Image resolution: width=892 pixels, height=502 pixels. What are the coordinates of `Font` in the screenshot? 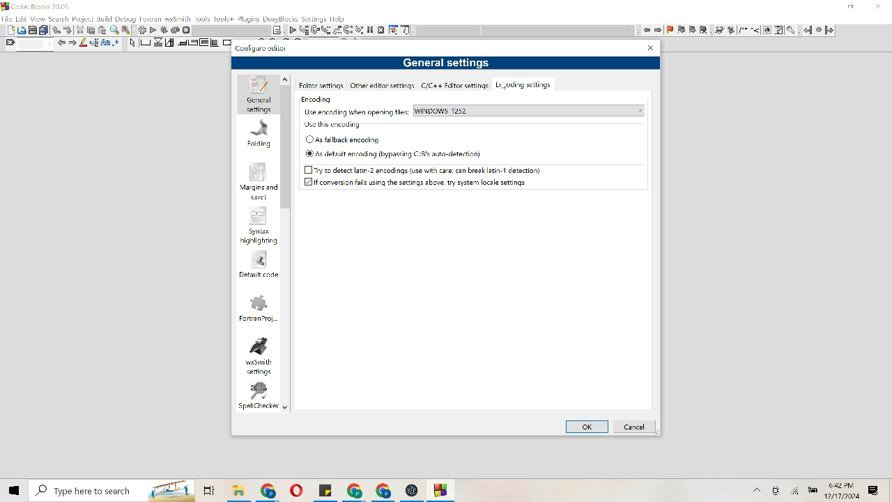 It's located at (107, 43).